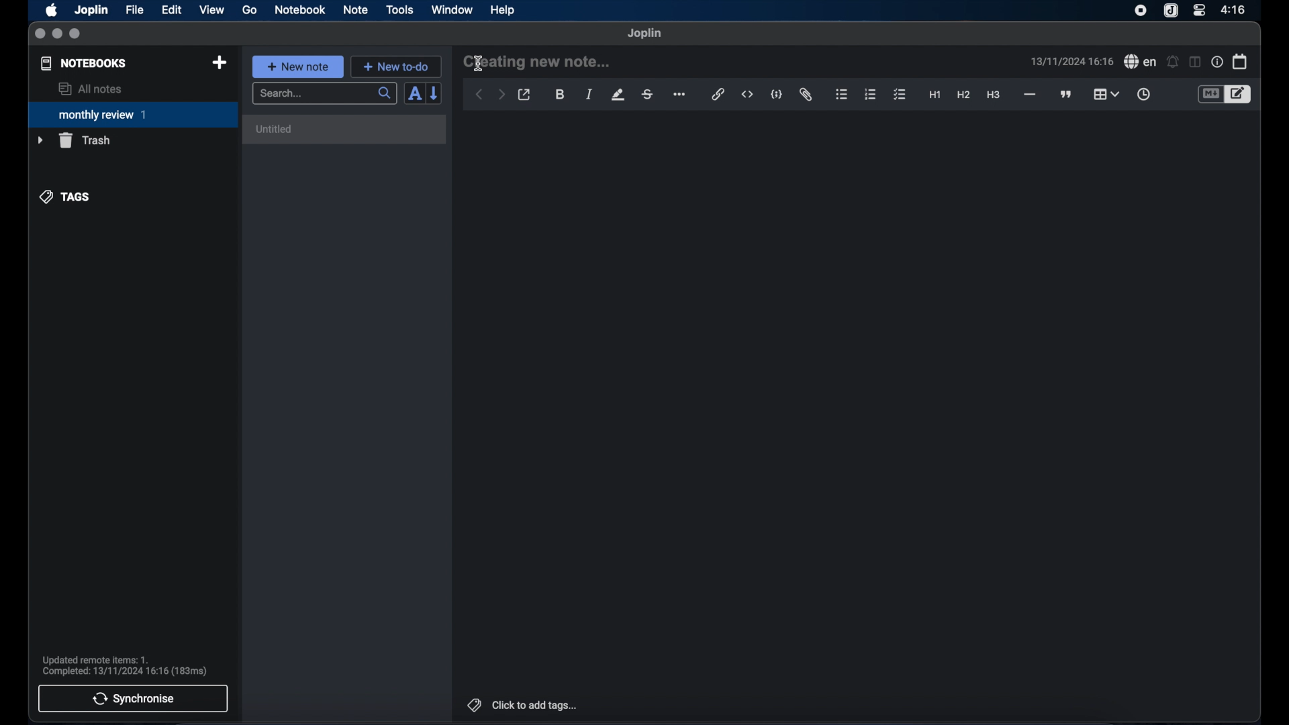 The width and height of the screenshot is (1289, 725). I want to click on set alarm, so click(1173, 62).